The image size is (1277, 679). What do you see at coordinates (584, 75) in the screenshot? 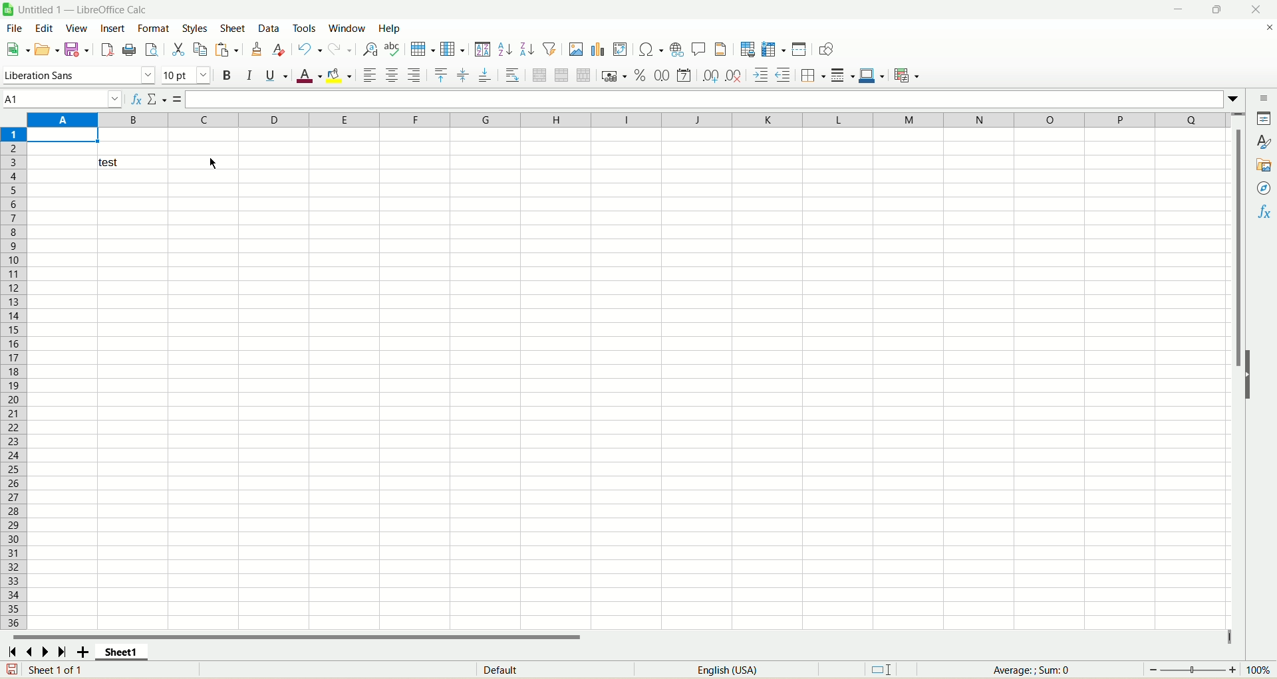
I see `unmerge` at bounding box center [584, 75].